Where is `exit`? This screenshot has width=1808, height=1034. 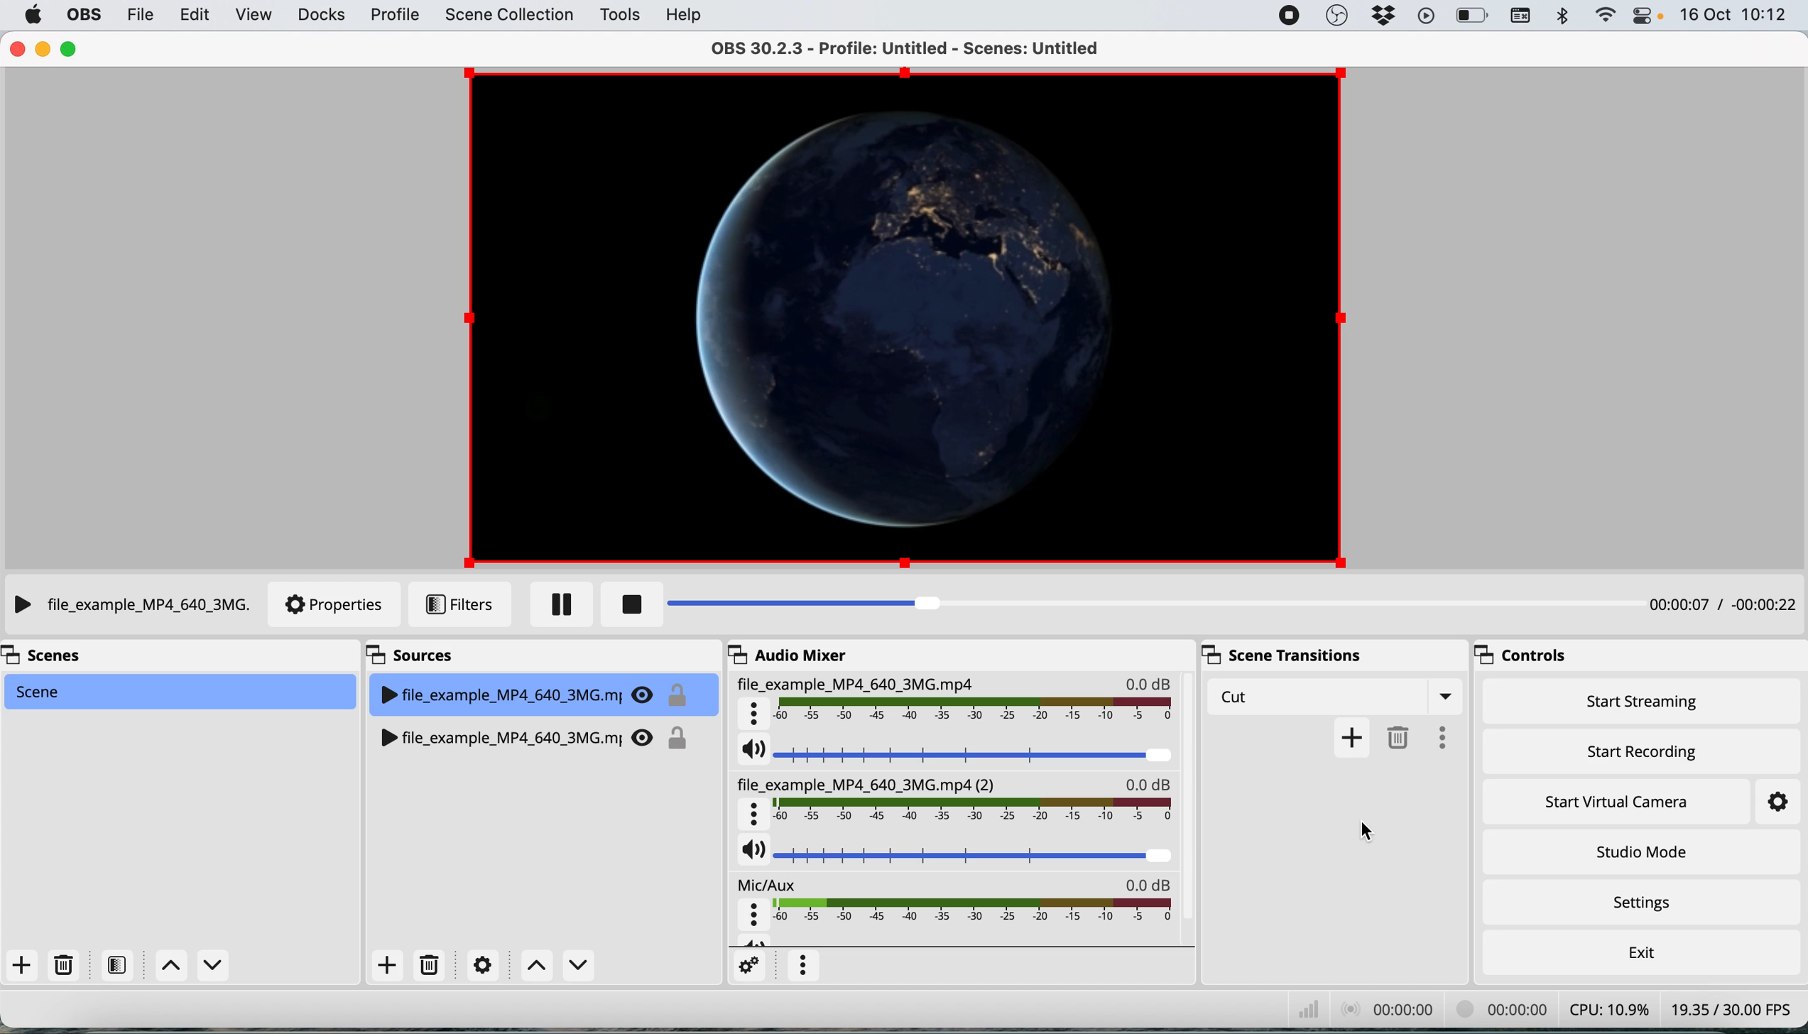 exit is located at coordinates (1643, 955).